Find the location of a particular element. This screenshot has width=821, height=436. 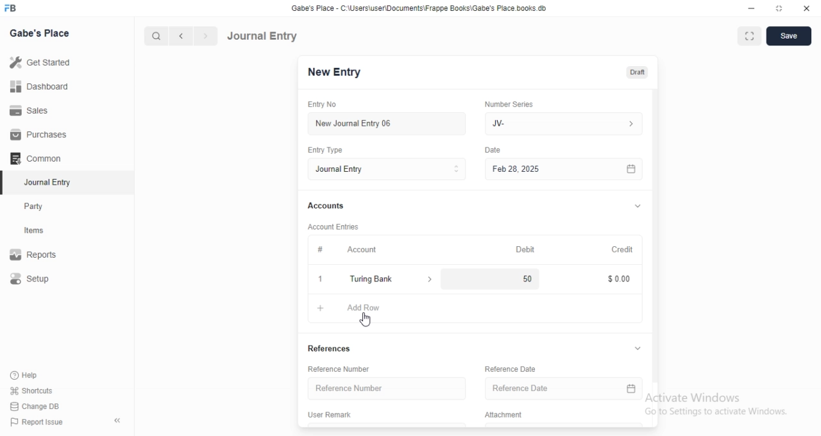

‘Shortcuts is located at coordinates (40, 390).